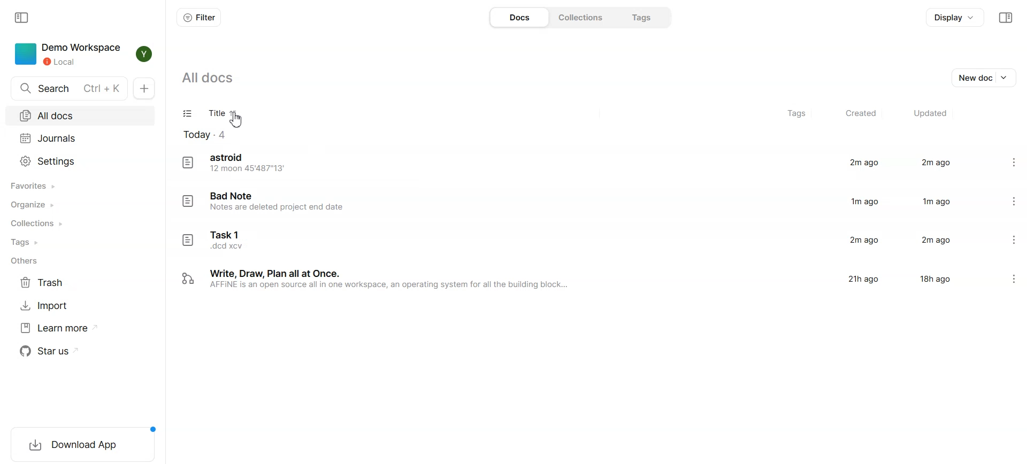  Describe the element at coordinates (1008, 78) in the screenshot. I see `Dropdown` at that location.